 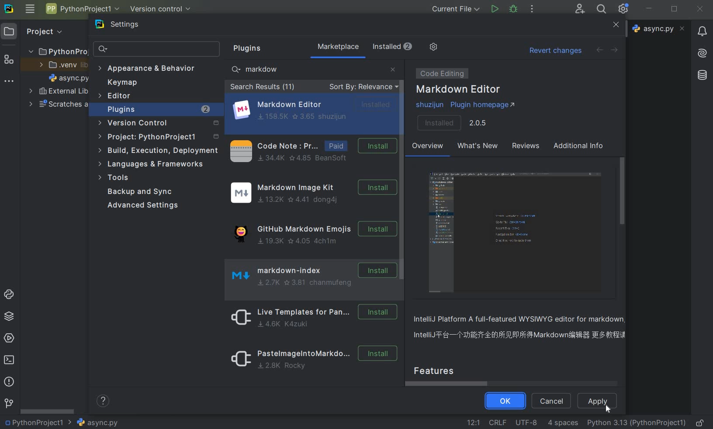 What do you see at coordinates (442, 370) in the screenshot?
I see `features` at bounding box center [442, 370].